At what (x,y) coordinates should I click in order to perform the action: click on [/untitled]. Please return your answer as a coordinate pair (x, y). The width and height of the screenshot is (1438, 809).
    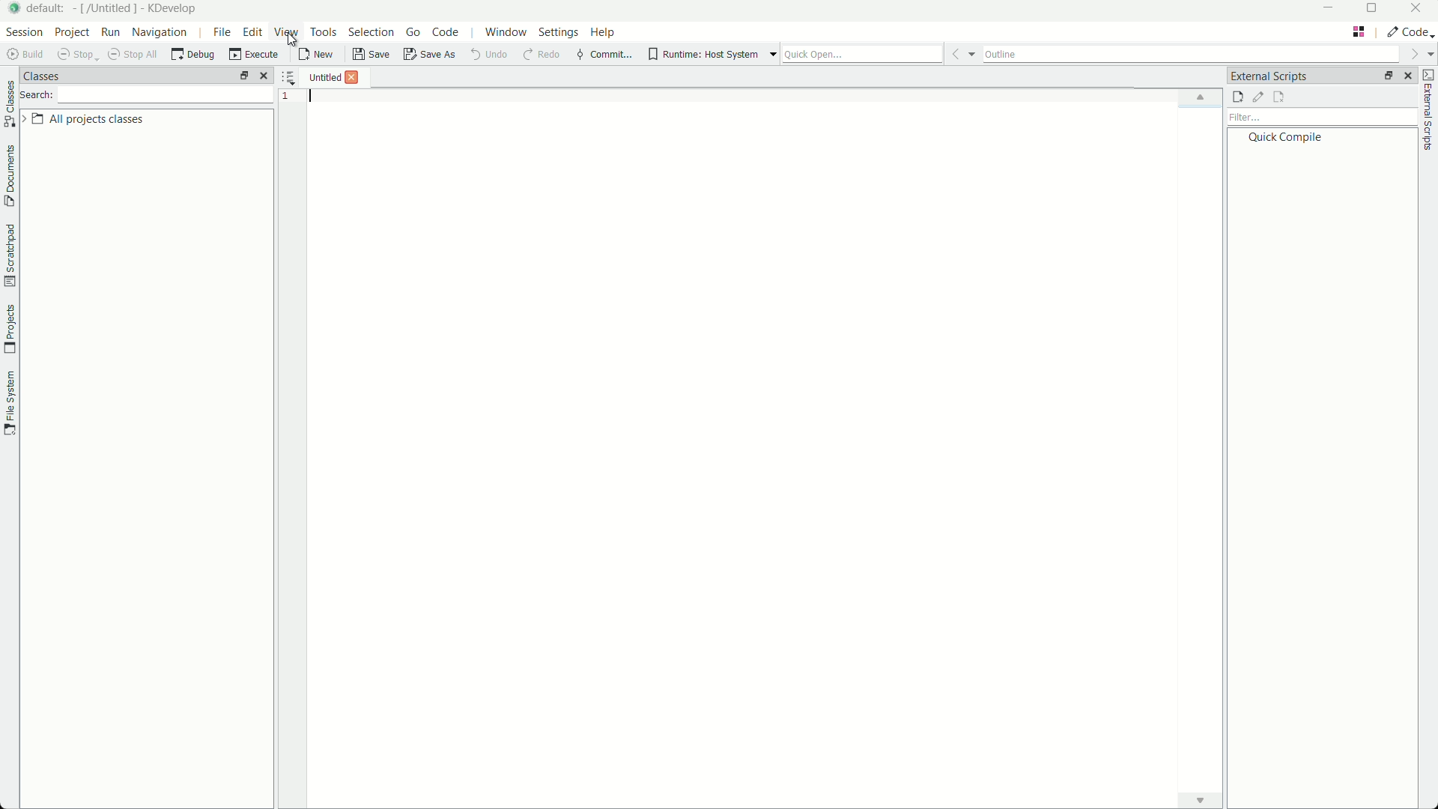
    Looking at the image, I should click on (105, 9).